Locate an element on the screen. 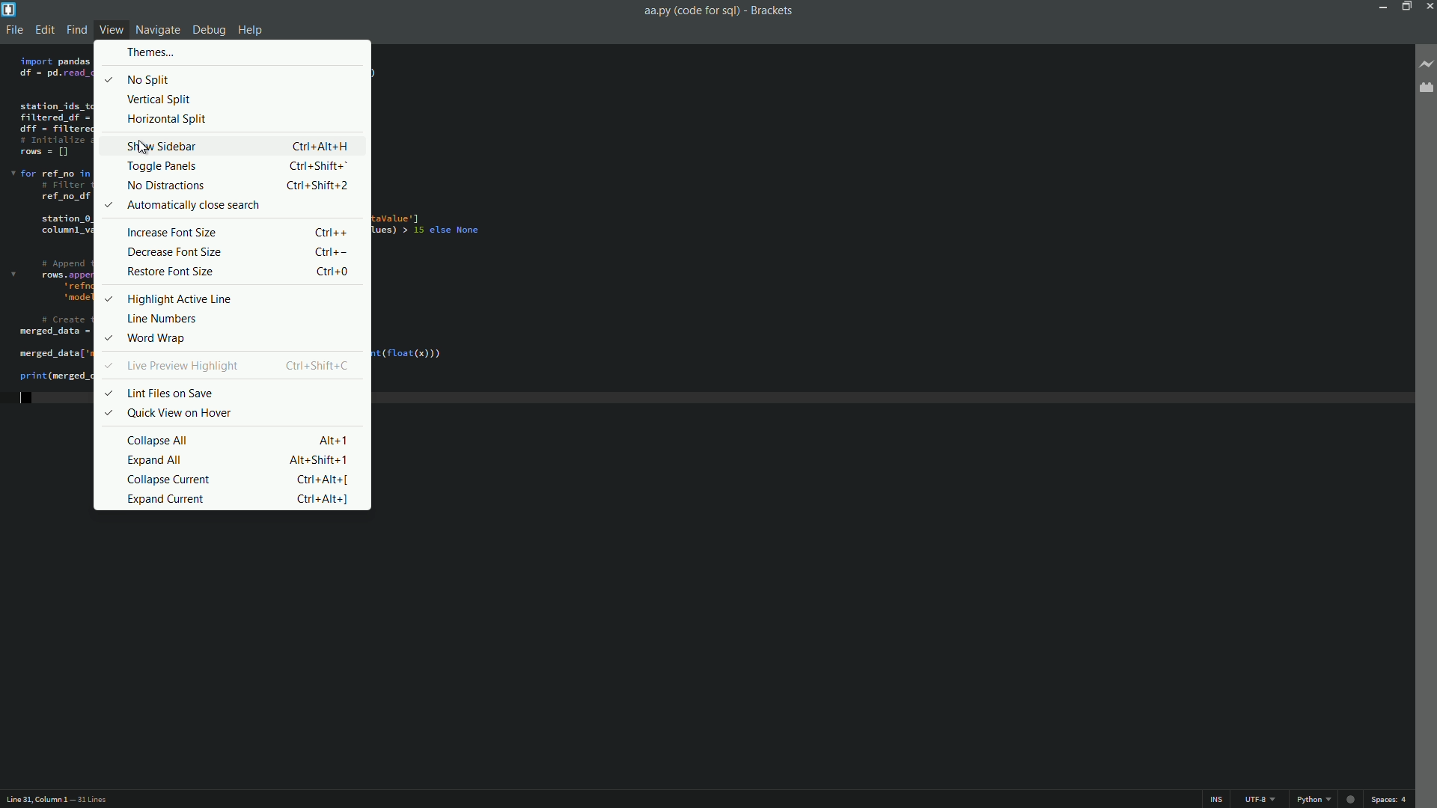  no split is located at coordinates (138, 79).